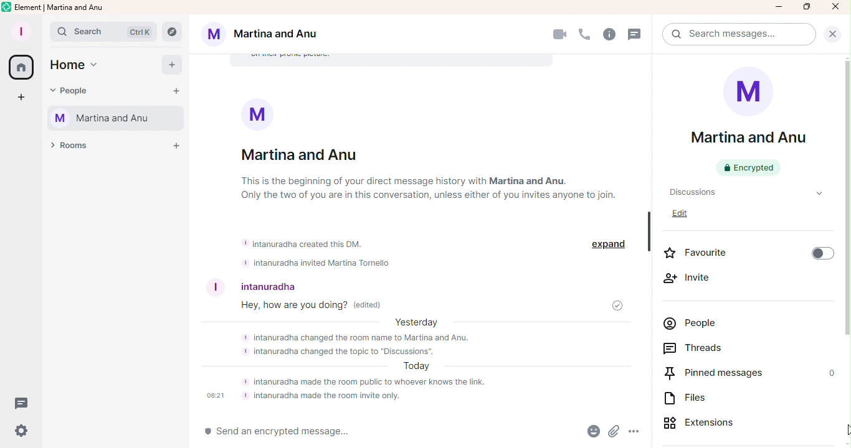  I want to click on Video call, so click(559, 34).